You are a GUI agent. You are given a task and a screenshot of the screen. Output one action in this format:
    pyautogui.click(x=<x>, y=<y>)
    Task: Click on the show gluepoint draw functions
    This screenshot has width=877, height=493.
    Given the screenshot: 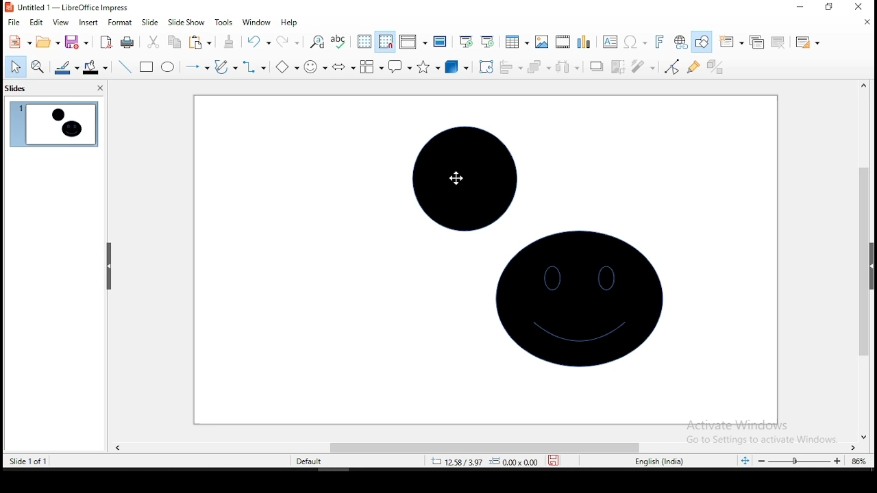 What is the action you would take?
    pyautogui.click(x=695, y=66)
    